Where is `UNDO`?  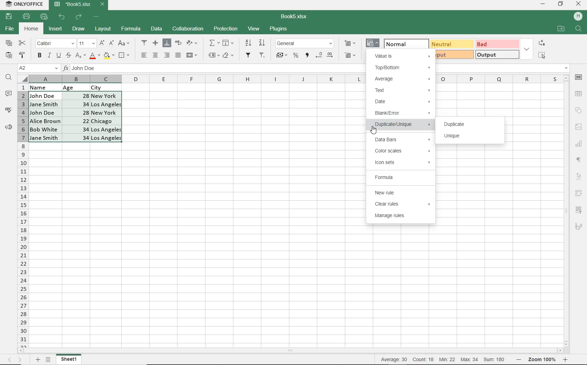 UNDO is located at coordinates (63, 17).